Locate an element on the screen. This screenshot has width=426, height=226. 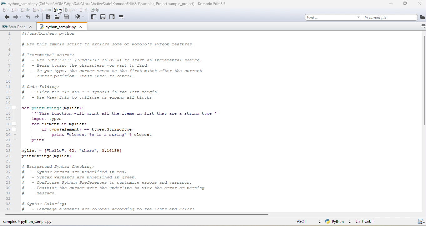
forward is located at coordinates (18, 18).